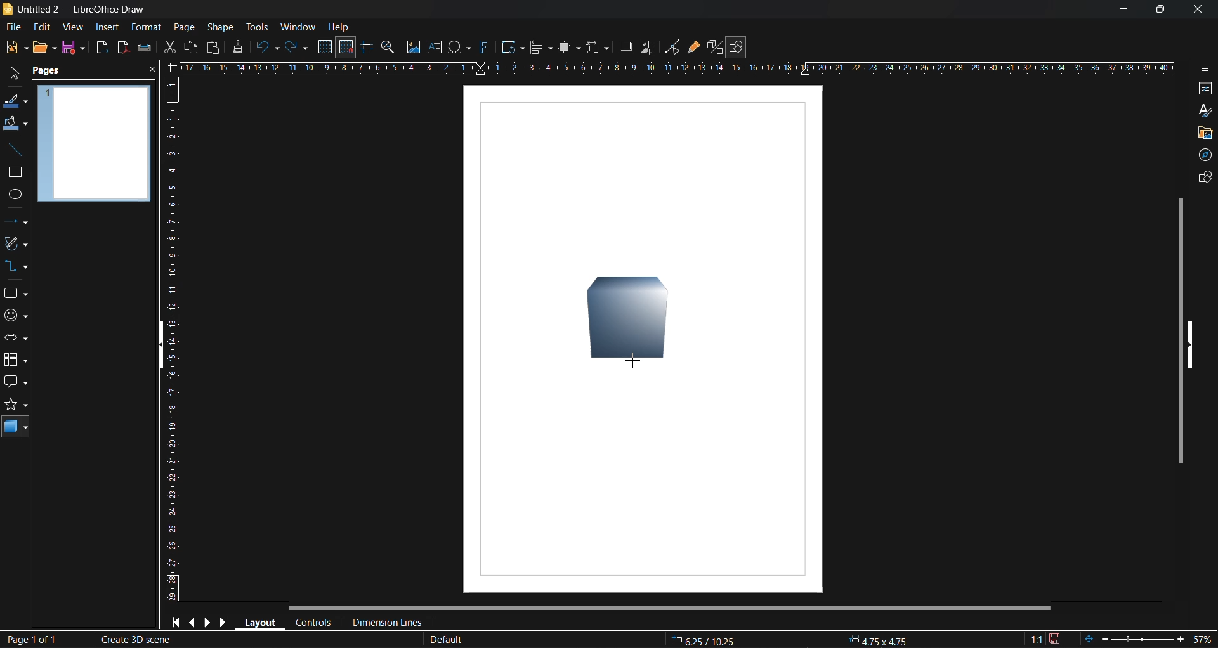 The width and height of the screenshot is (1218, 648). Describe the element at coordinates (18, 27) in the screenshot. I see `file` at that location.